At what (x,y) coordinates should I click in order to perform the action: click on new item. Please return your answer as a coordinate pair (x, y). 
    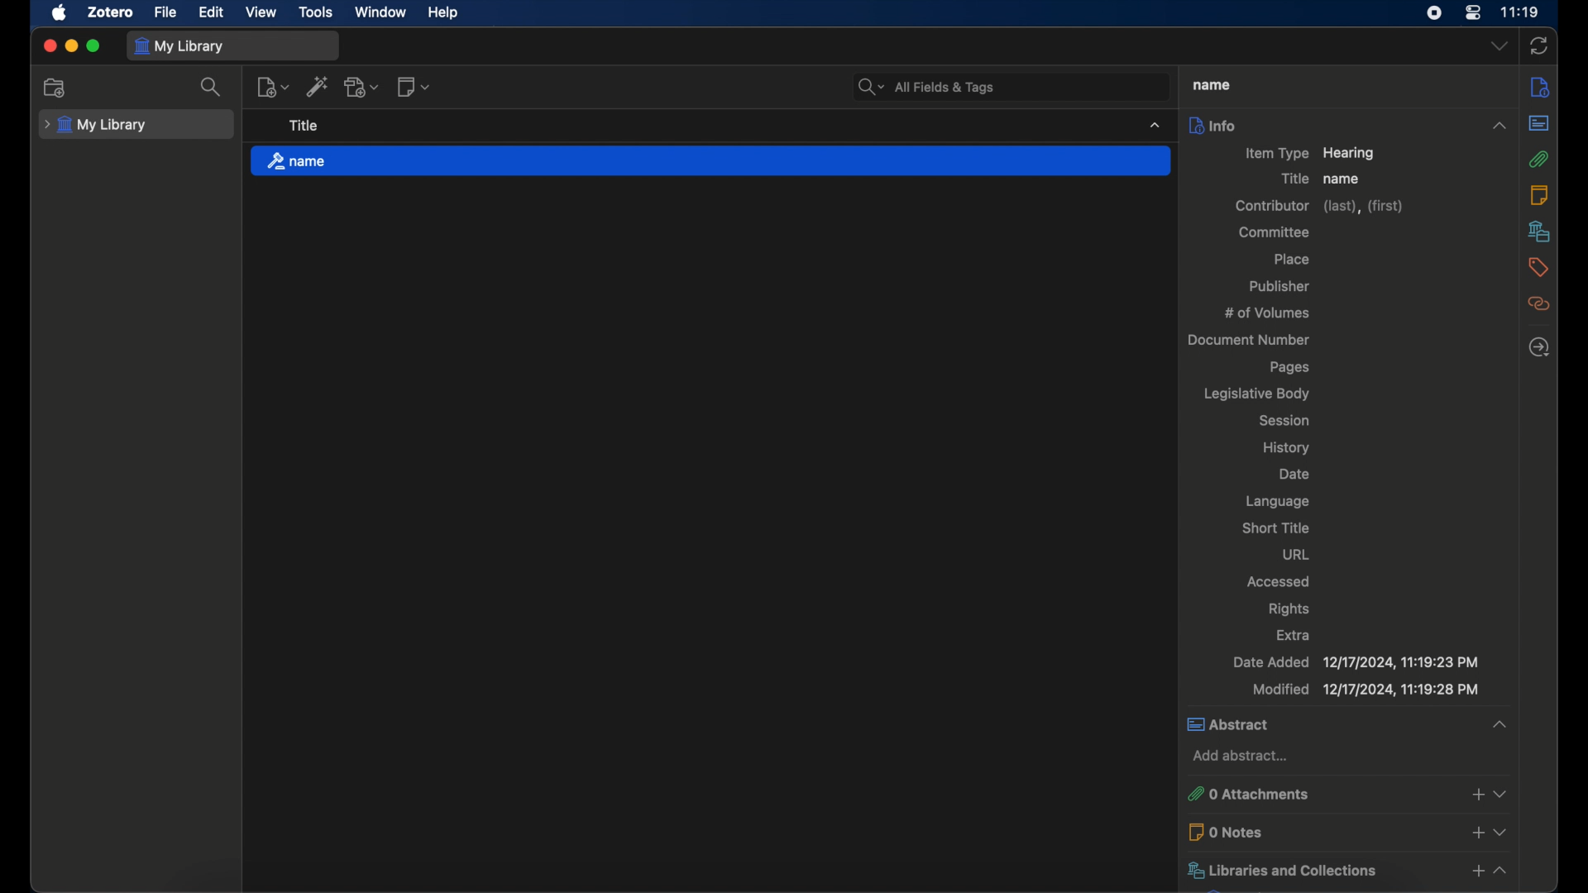
    Looking at the image, I should click on (274, 88).